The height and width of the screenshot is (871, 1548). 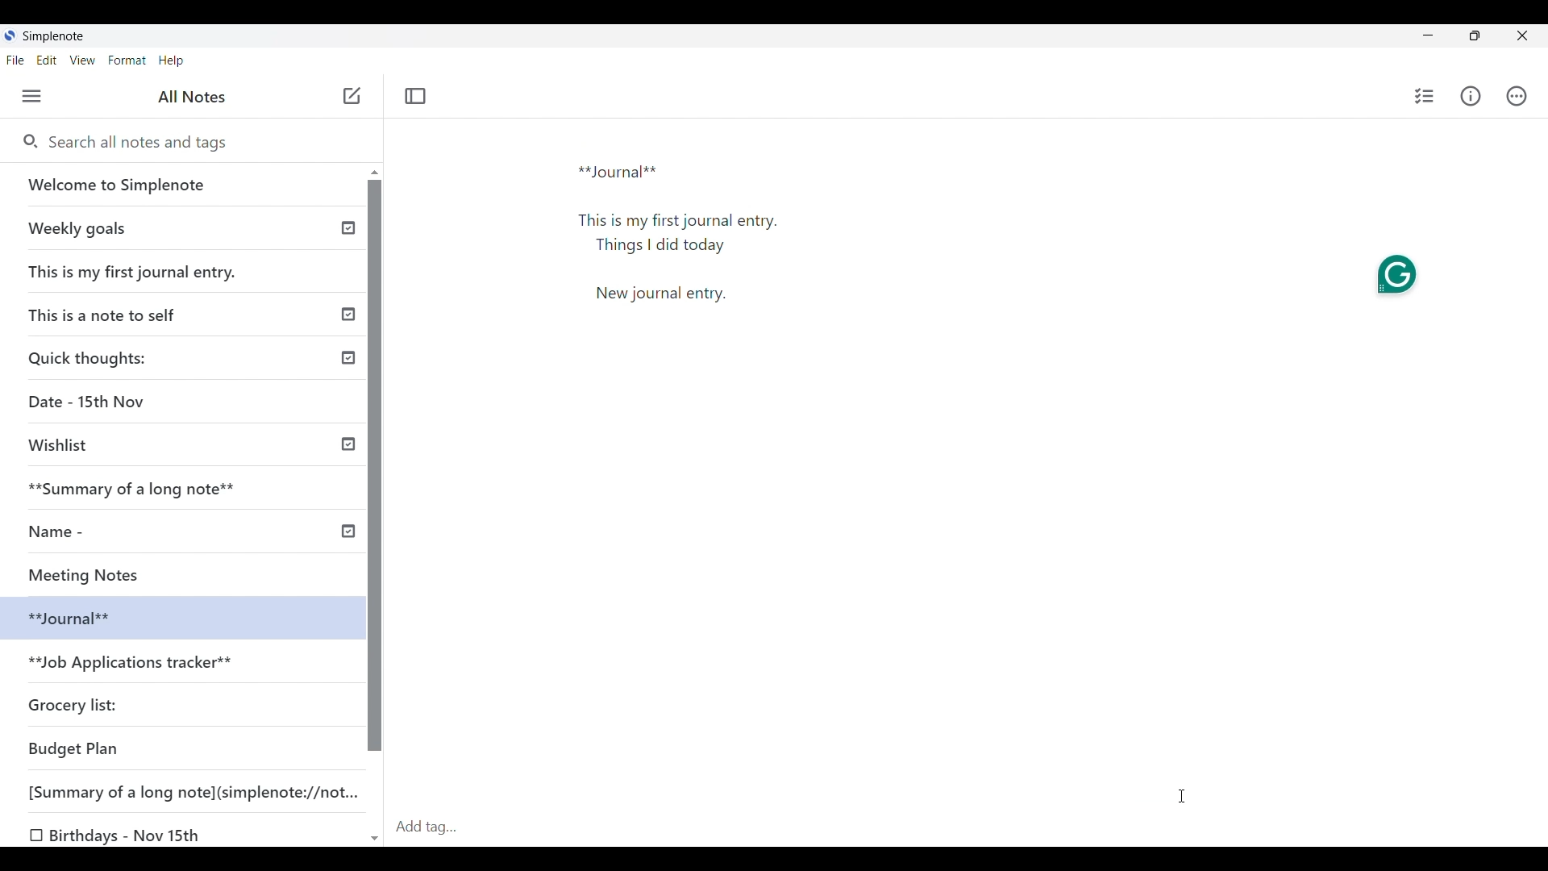 I want to click on Close interface, so click(x=1521, y=35).